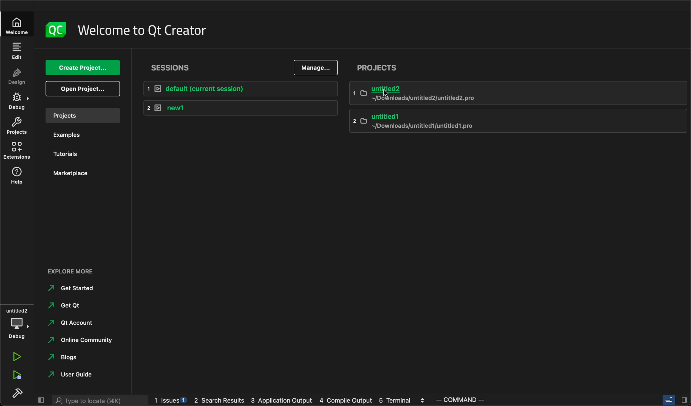  Describe the element at coordinates (80, 115) in the screenshot. I see `projects` at that location.